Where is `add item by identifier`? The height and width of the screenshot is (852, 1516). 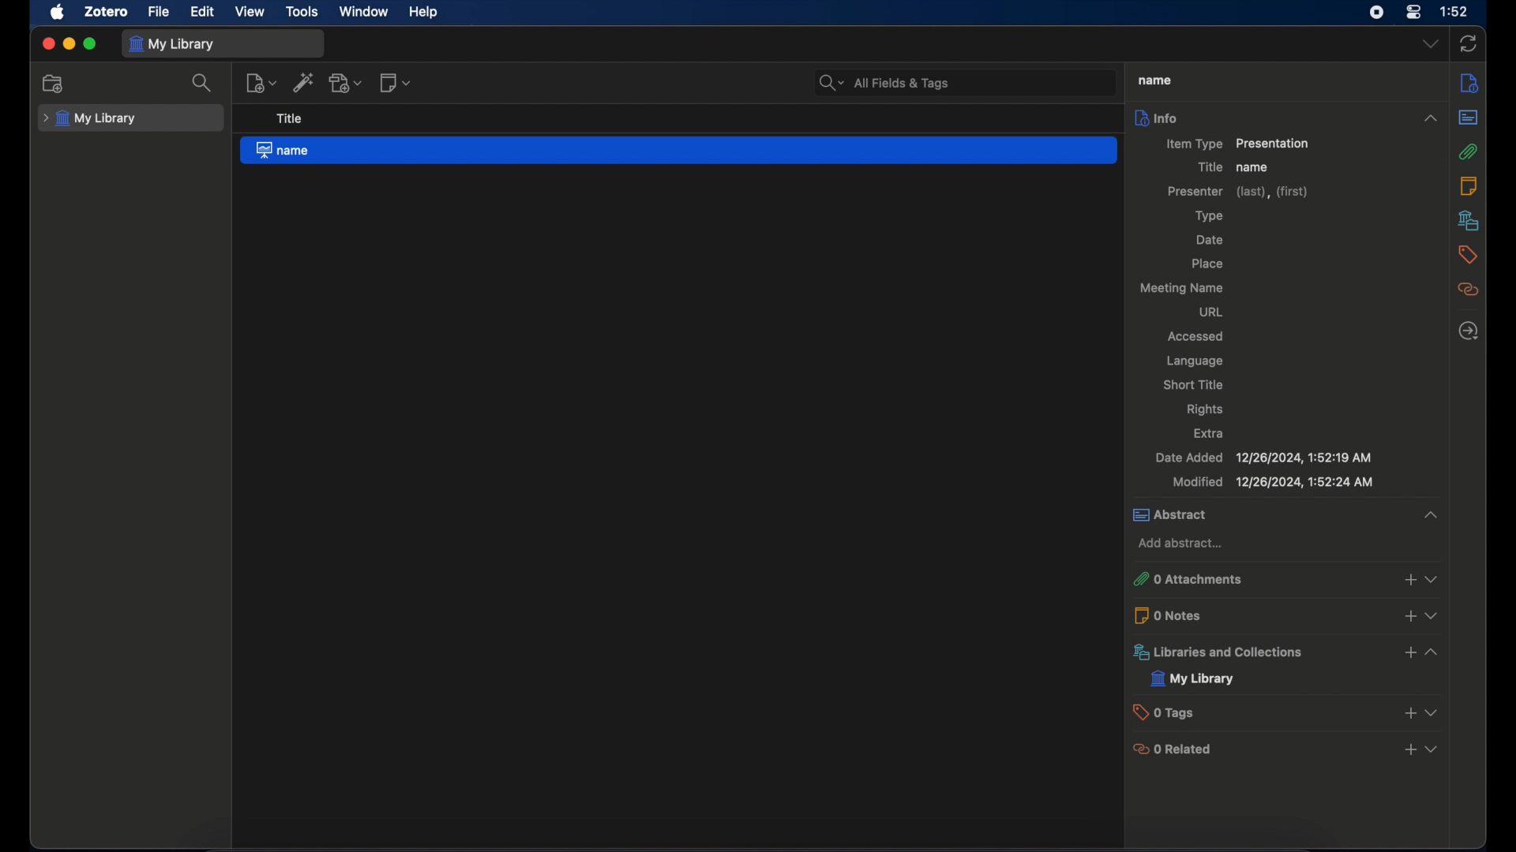 add item by identifier is located at coordinates (305, 82).